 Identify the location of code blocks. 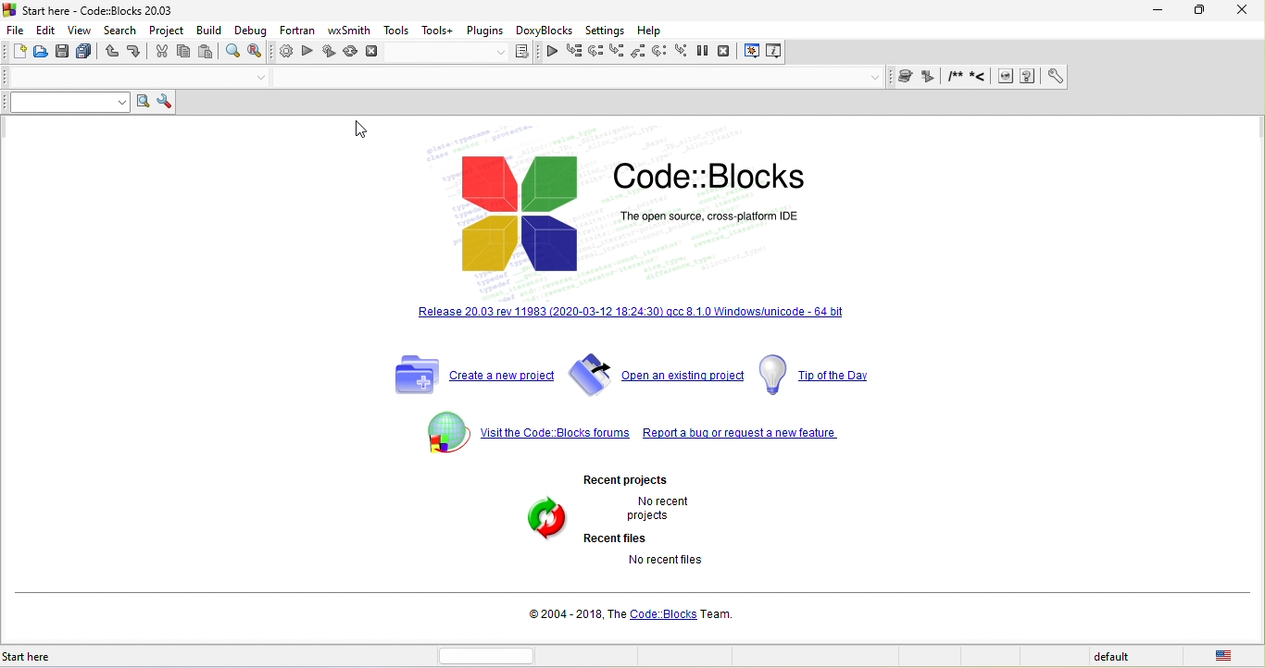
(520, 213).